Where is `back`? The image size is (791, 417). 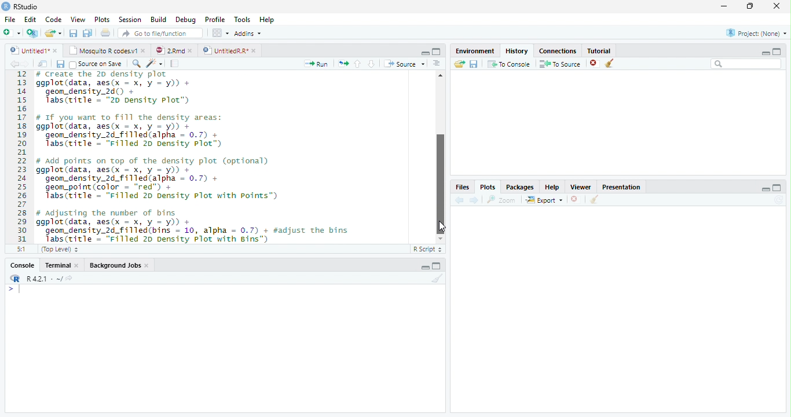
back is located at coordinates (12, 64).